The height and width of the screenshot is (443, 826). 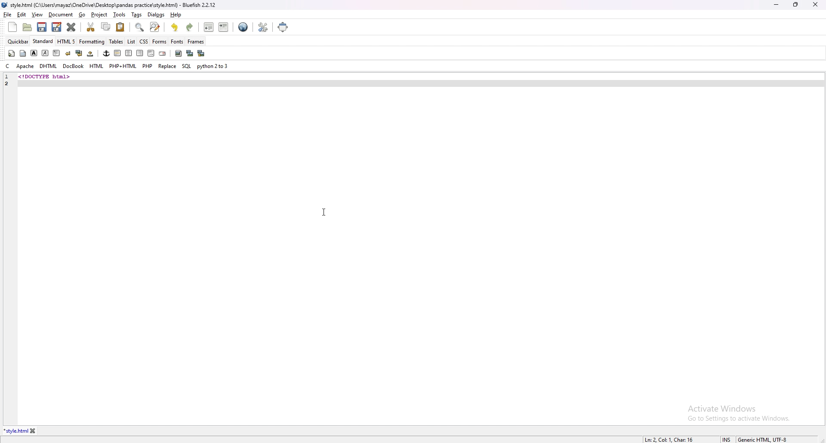 What do you see at coordinates (120, 15) in the screenshot?
I see `tools` at bounding box center [120, 15].